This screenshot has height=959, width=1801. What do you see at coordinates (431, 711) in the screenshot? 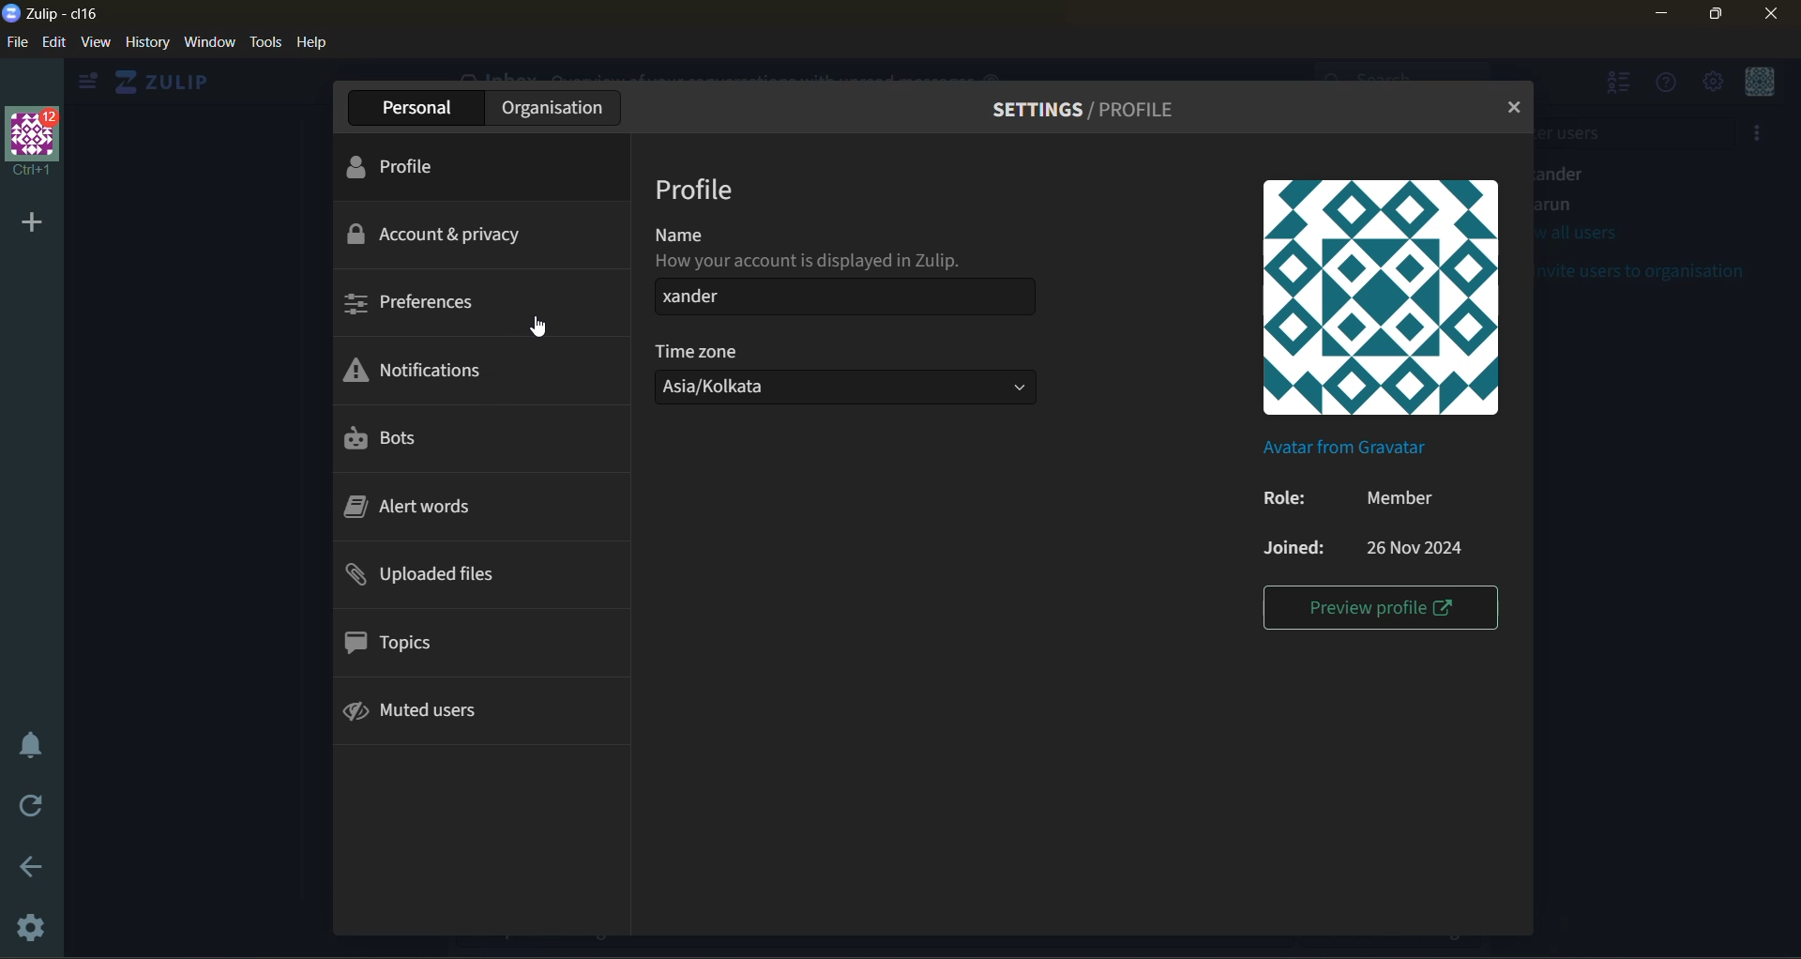
I see `muted users` at bounding box center [431, 711].